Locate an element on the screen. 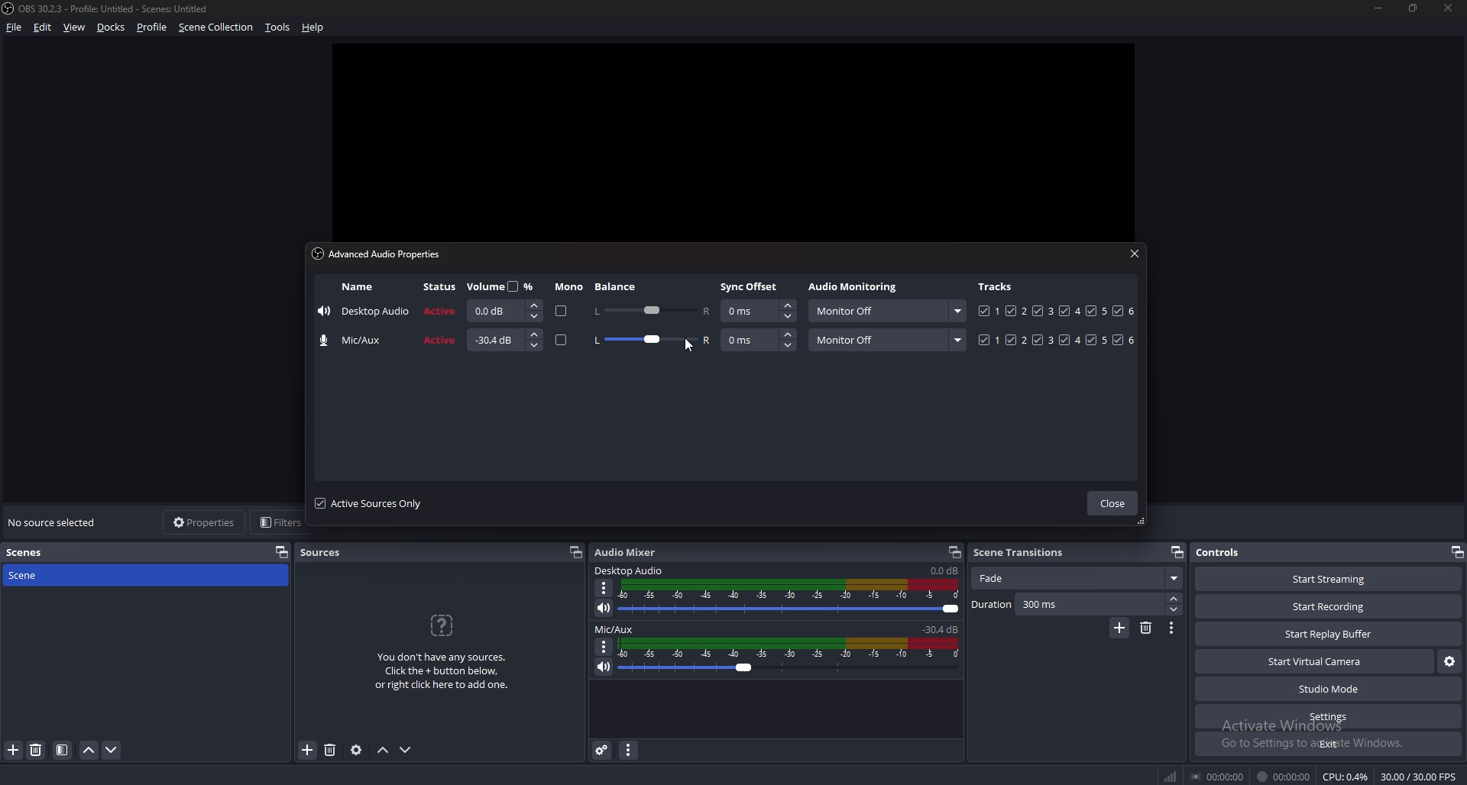  scenes is located at coordinates (31, 553).